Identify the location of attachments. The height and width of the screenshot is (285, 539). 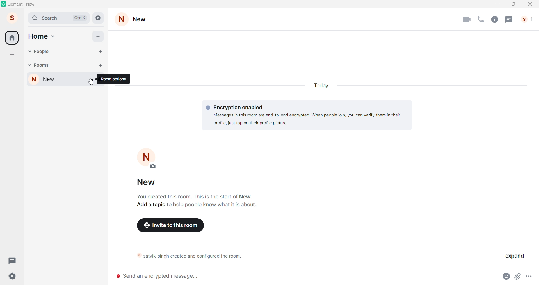
(519, 277).